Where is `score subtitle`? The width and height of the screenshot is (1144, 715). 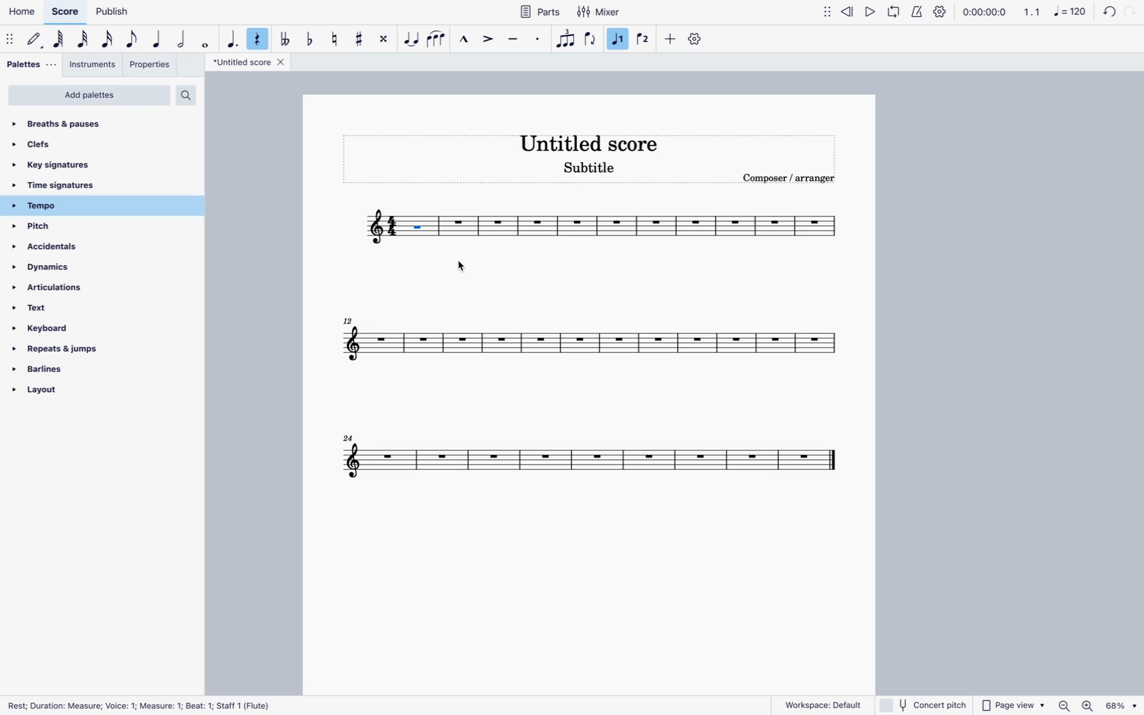 score subtitle is located at coordinates (589, 170).